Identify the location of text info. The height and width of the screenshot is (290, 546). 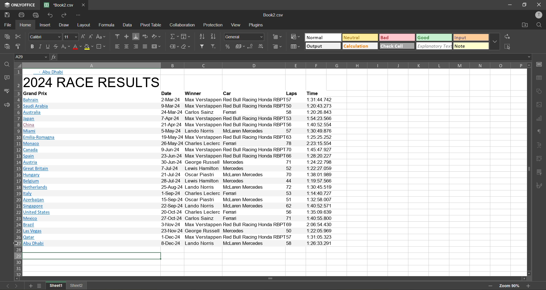
(181, 168).